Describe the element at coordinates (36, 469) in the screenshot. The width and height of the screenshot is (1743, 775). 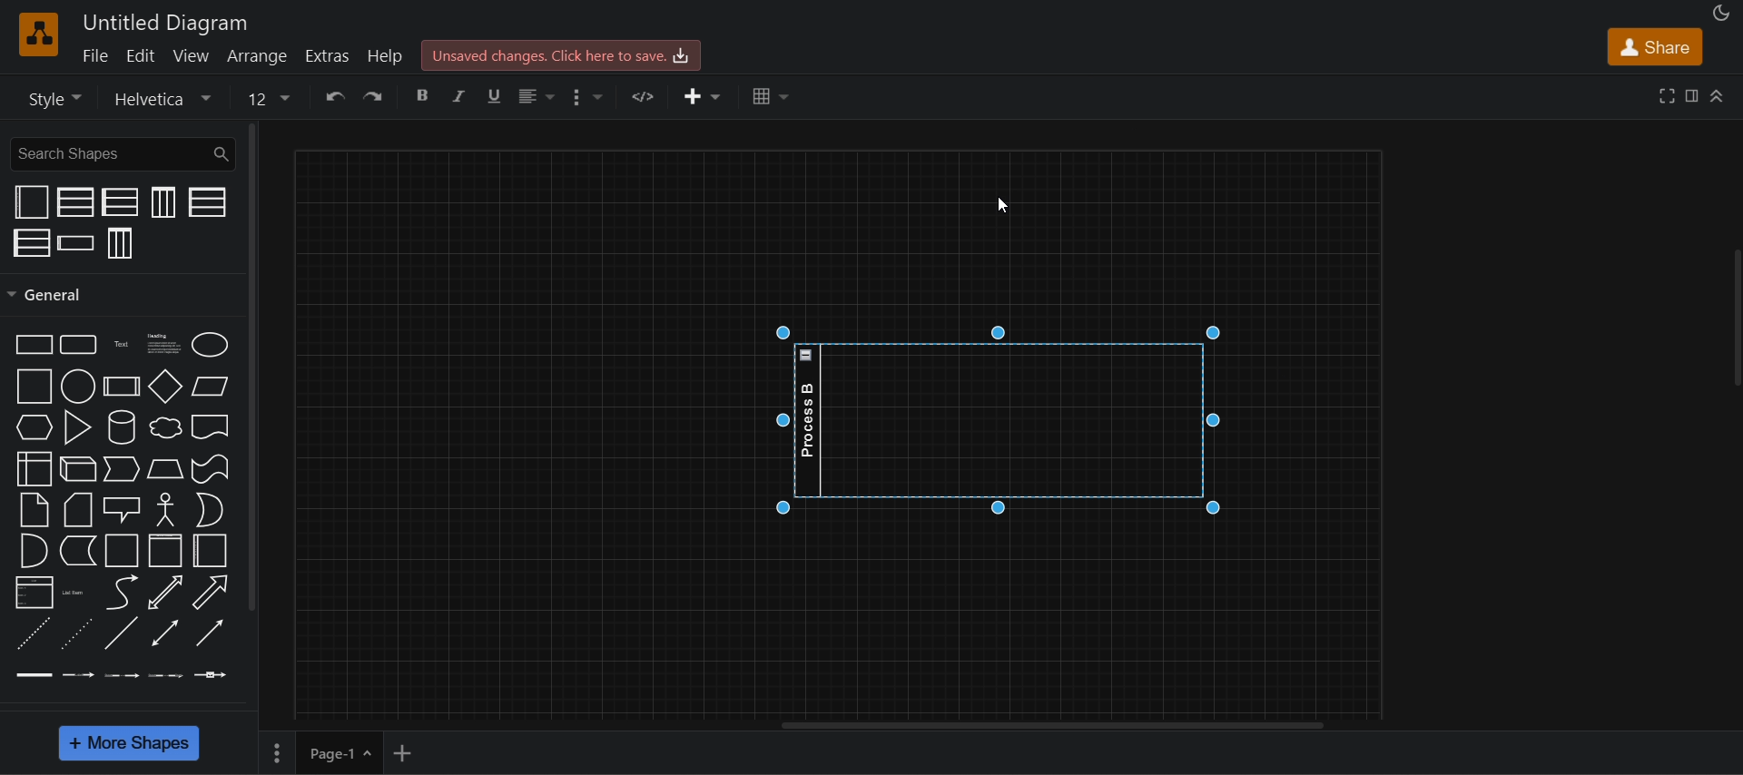
I see `internal storage` at that location.